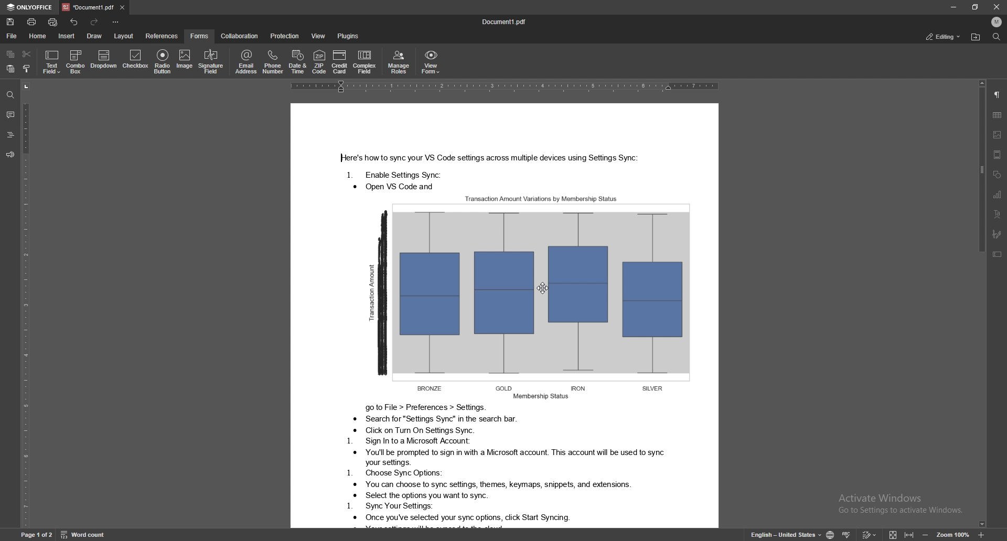 The image size is (1007, 541). Describe the element at coordinates (319, 61) in the screenshot. I see `zip code` at that location.